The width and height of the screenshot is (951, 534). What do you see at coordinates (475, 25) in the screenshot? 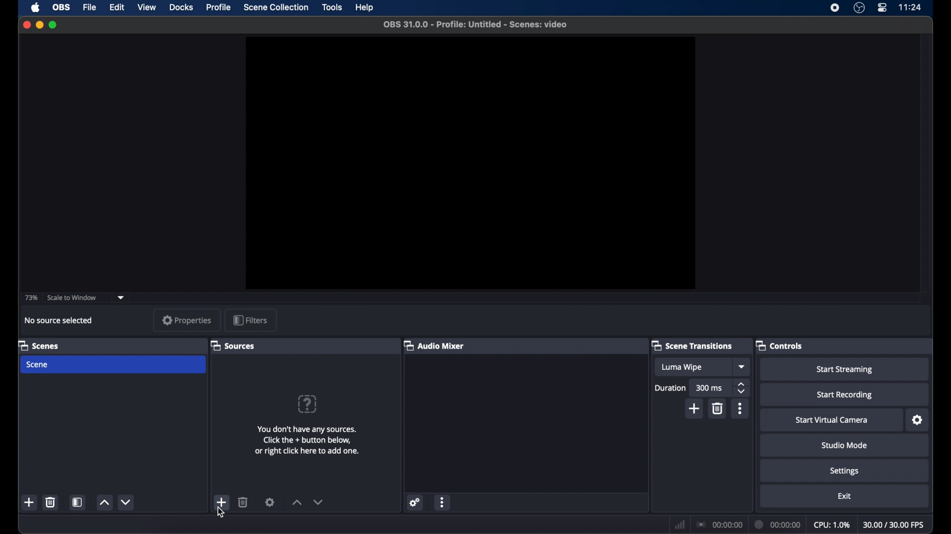
I see `file name` at bounding box center [475, 25].